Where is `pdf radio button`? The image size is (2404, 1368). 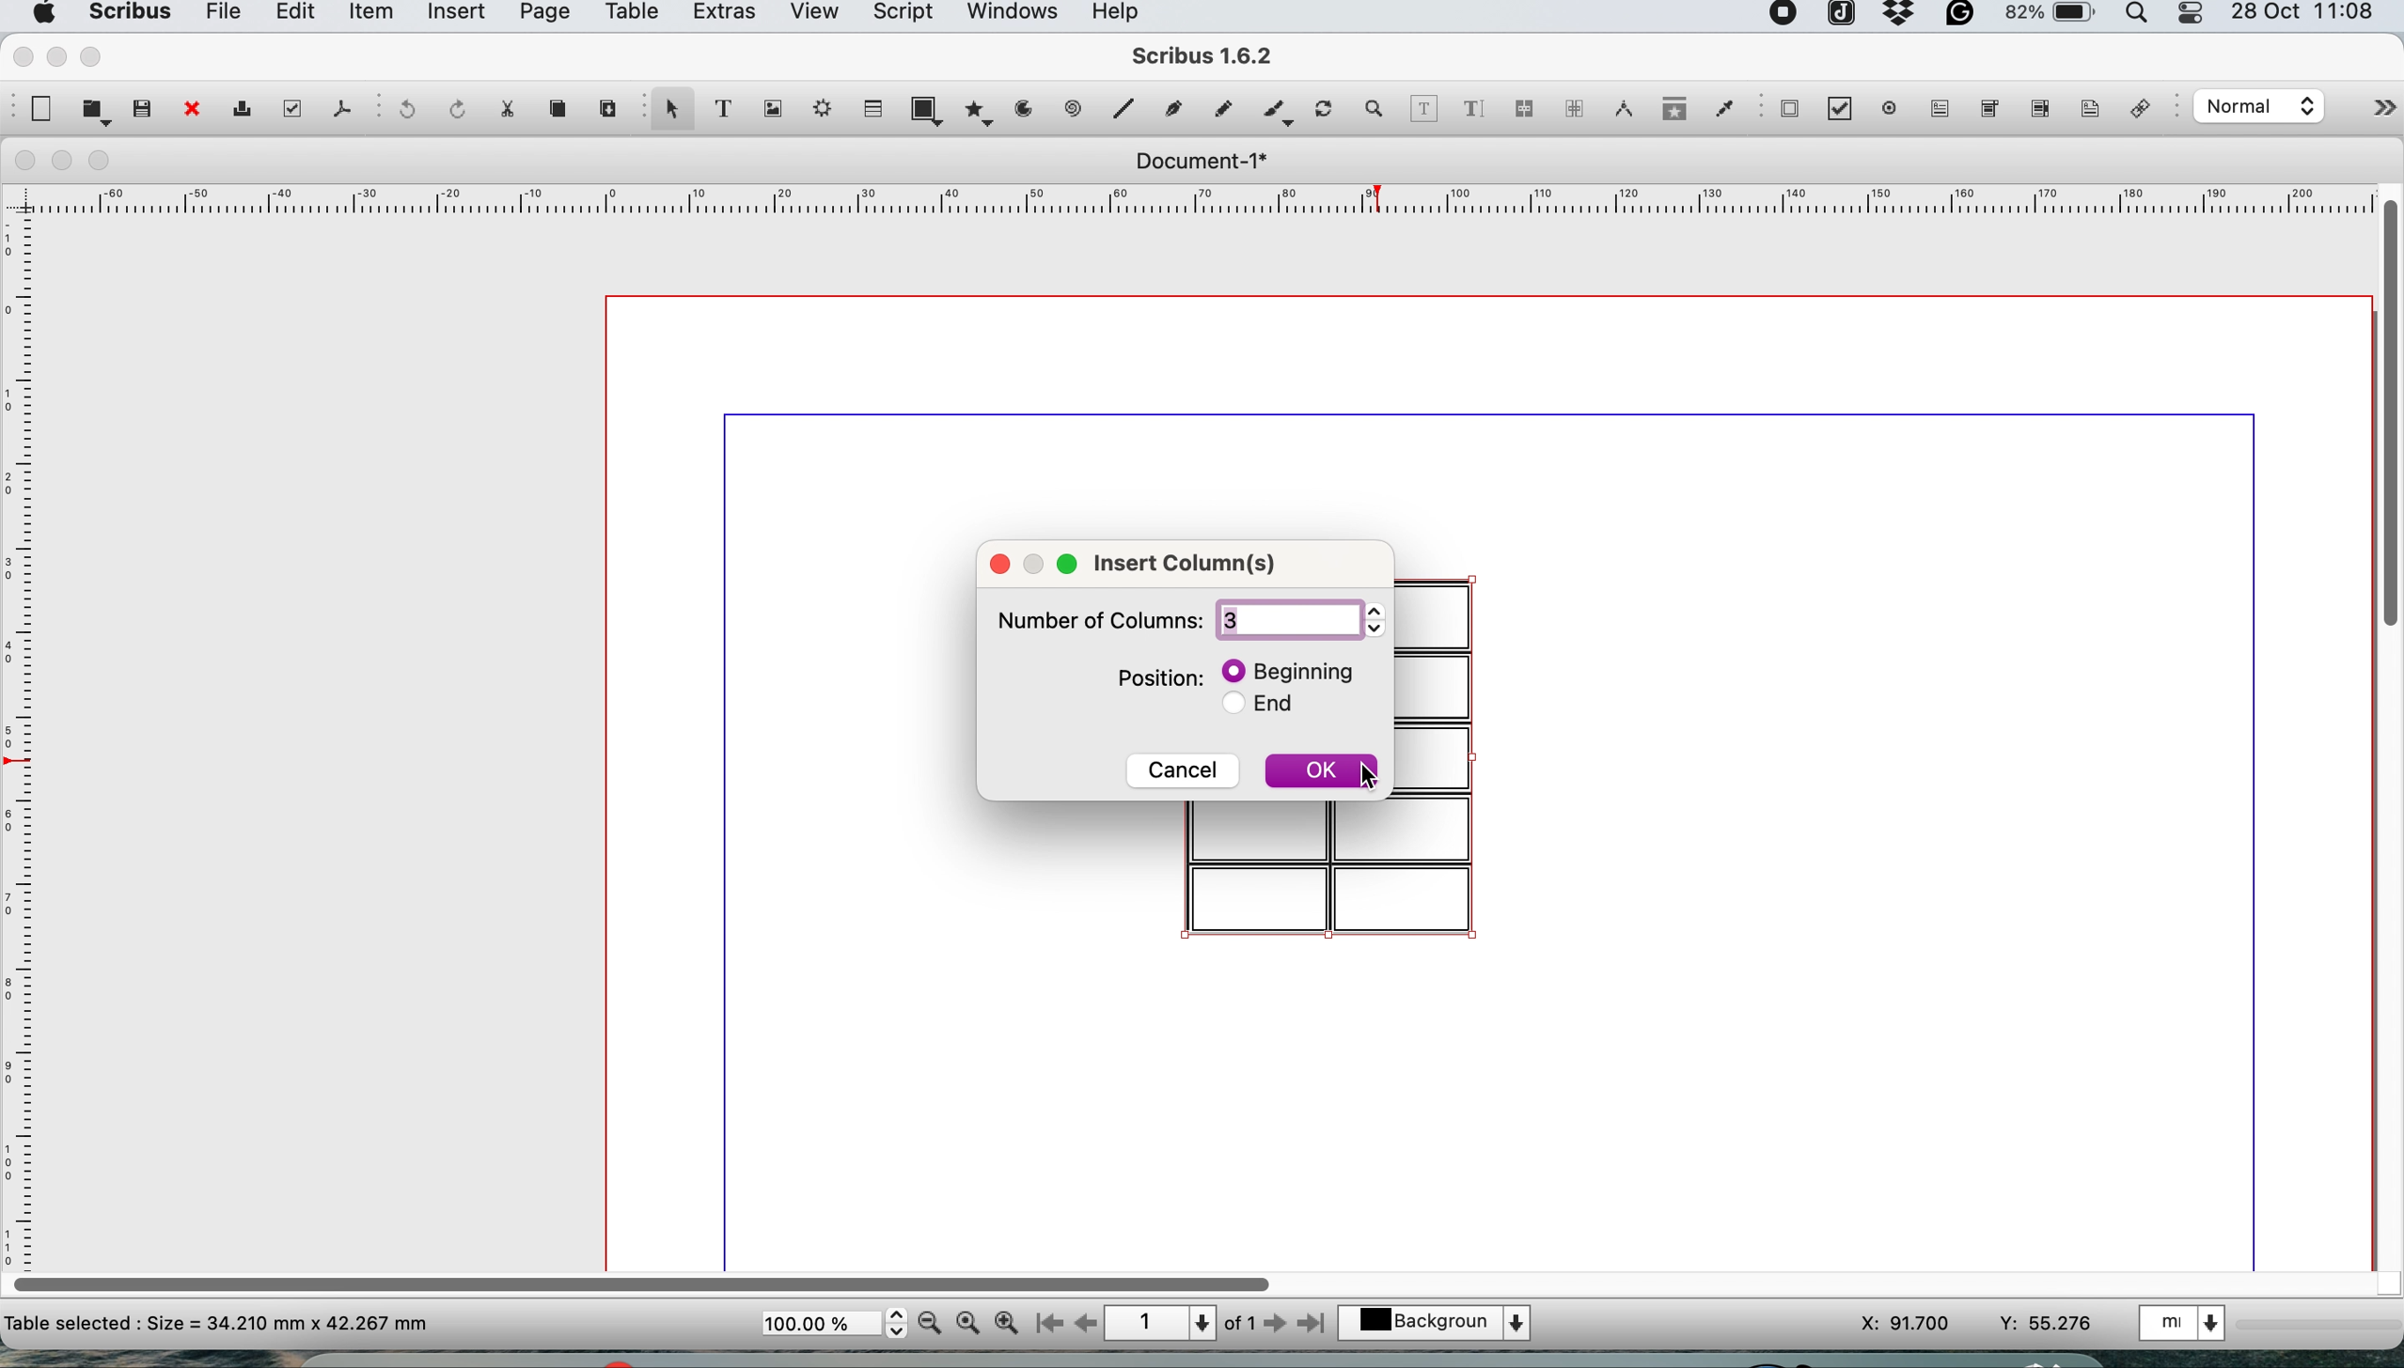 pdf radio button is located at coordinates (1890, 108).